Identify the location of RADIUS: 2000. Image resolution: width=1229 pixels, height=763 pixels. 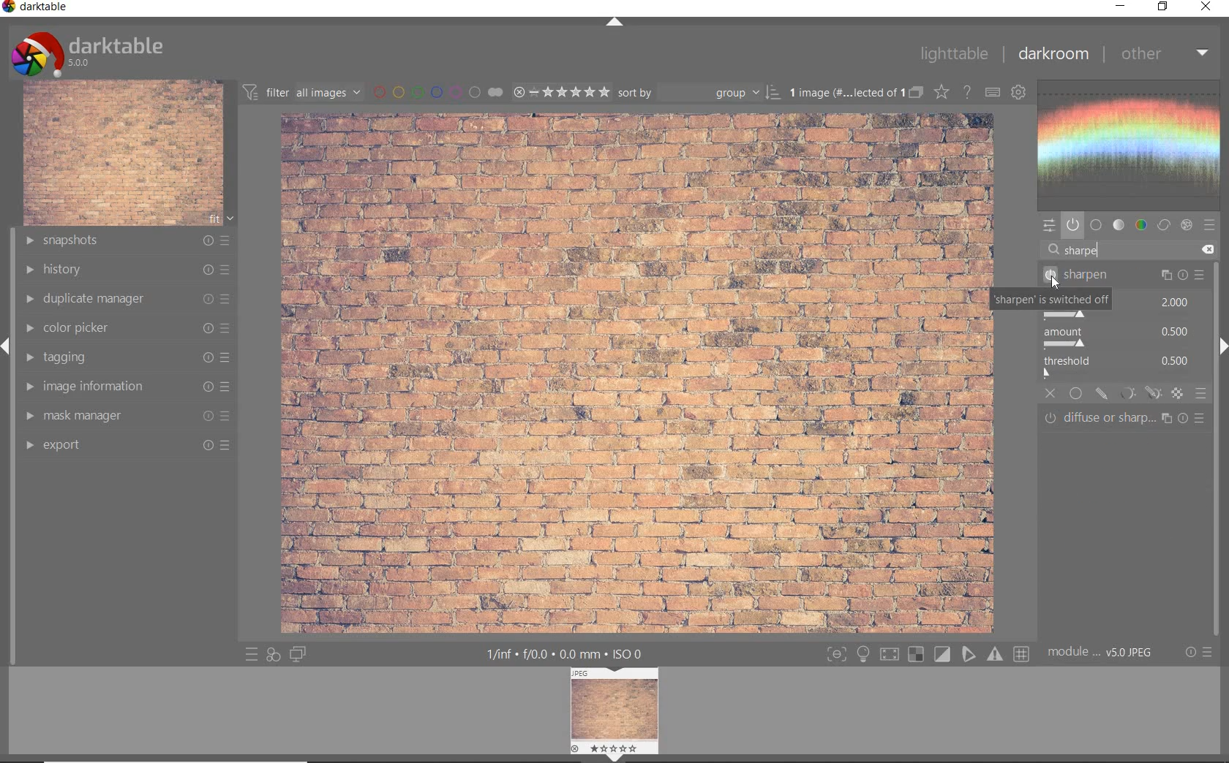
(1174, 303).